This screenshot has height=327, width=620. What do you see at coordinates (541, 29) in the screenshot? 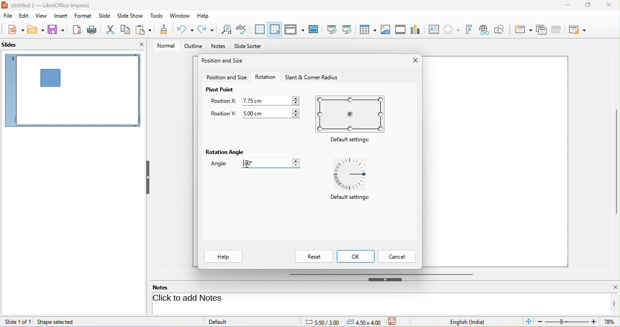
I see `duplicate slide` at bounding box center [541, 29].